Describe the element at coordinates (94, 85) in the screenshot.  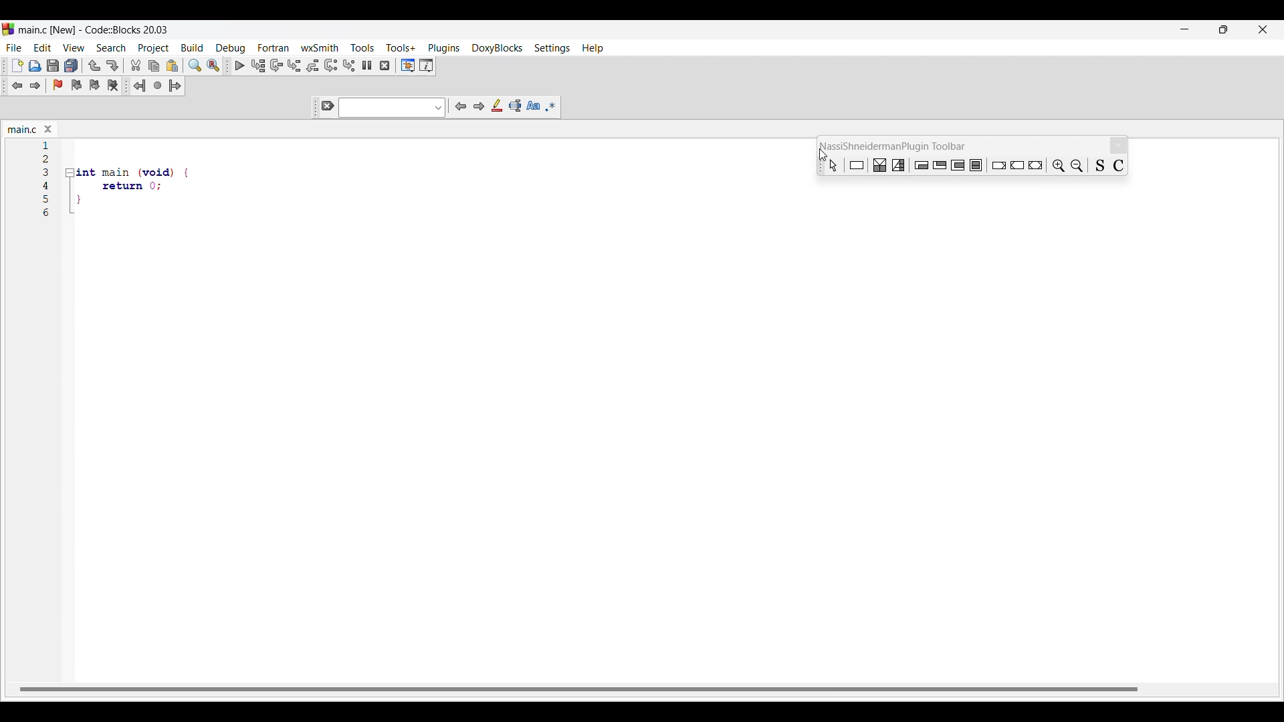
I see `Next bookmark` at that location.